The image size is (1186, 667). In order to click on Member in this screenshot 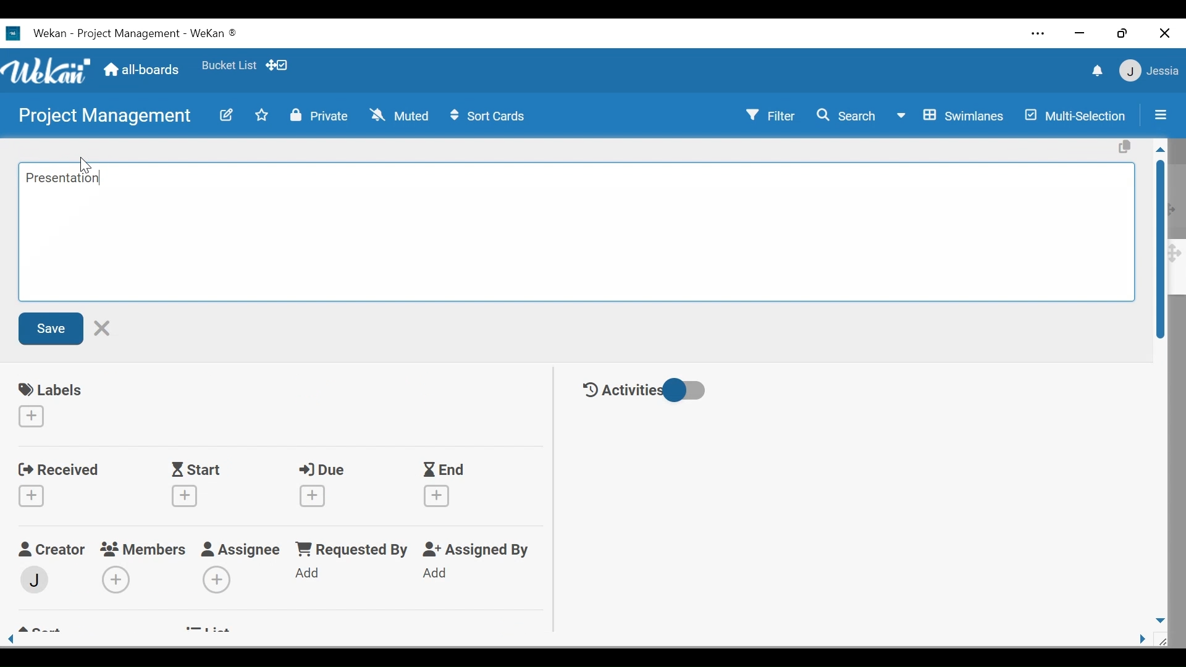, I will do `click(36, 579)`.